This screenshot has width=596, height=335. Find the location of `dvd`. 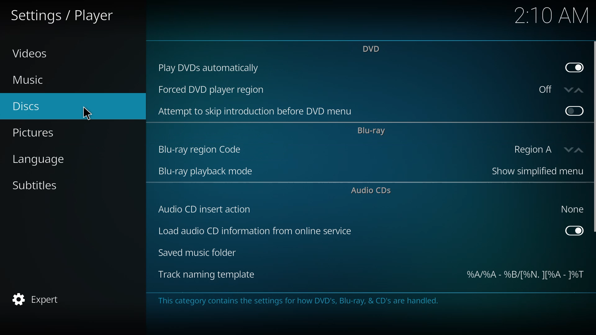

dvd is located at coordinates (372, 49).